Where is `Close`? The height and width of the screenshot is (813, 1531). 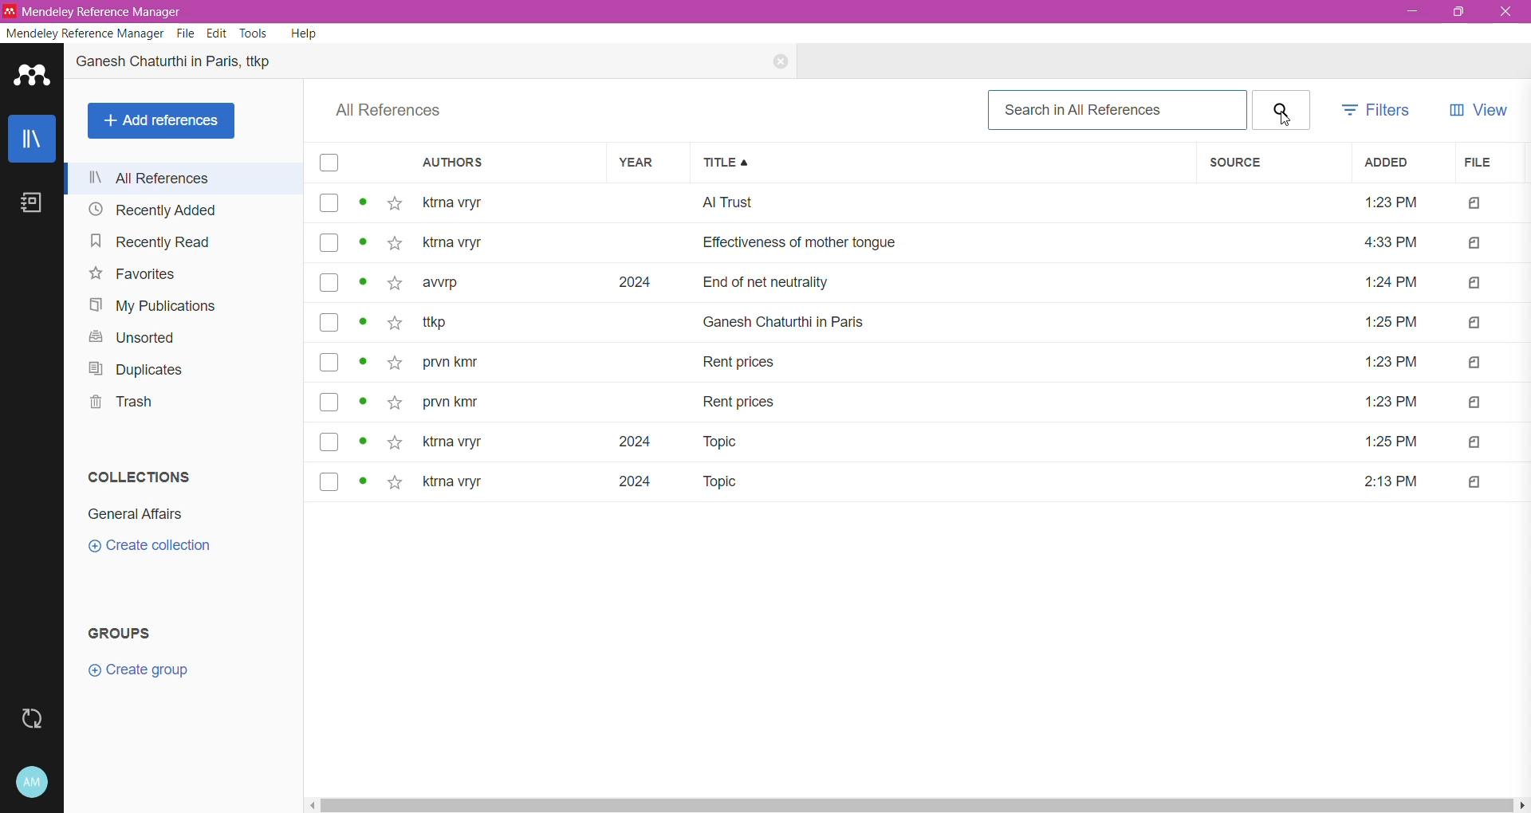
Close is located at coordinates (1505, 11).